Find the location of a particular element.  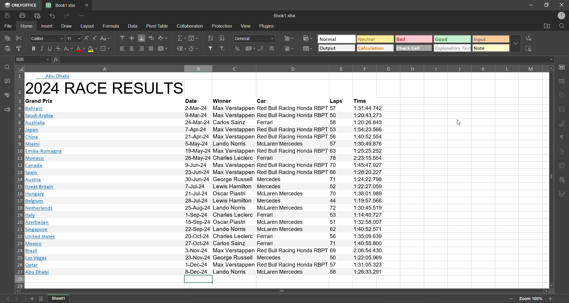

pivot table is located at coordinates (159, 26).